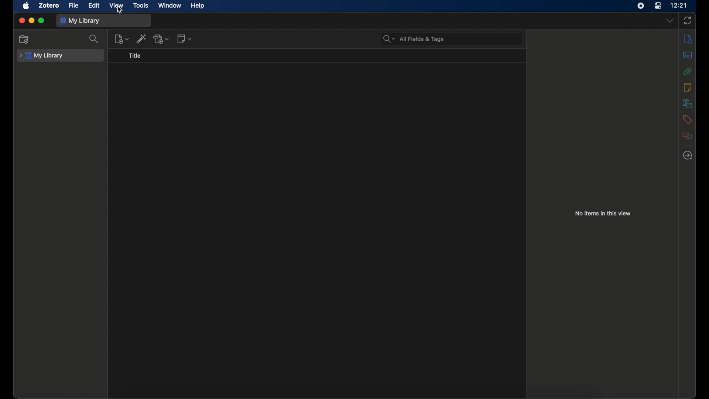  Describe the element at coordinates (117, 6) in the screenshot. I see `view` at that location.